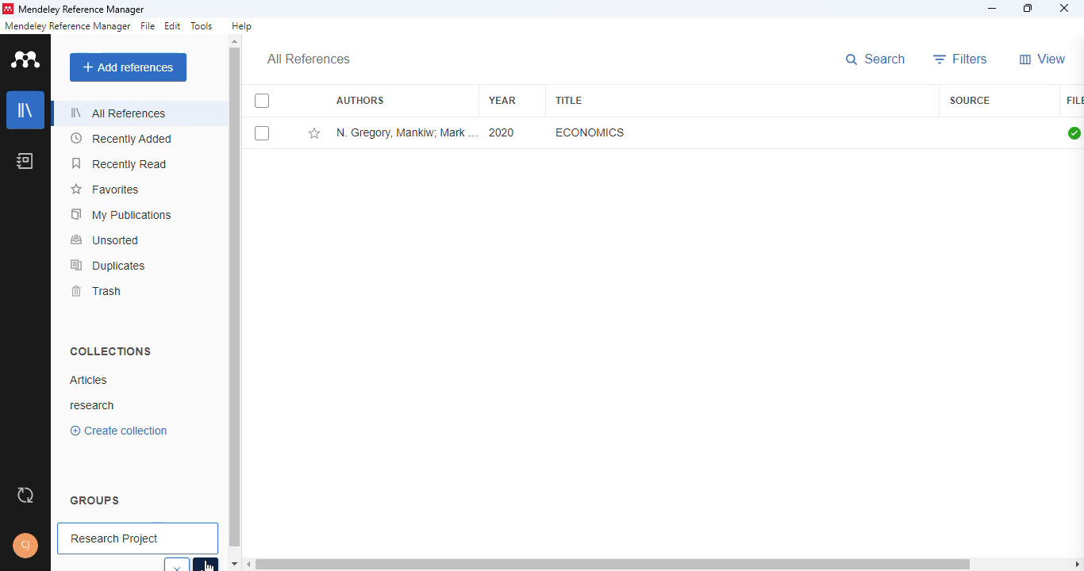  What do you see at coordinates (26, 496) in the screenshot?
I see `sync` at bounding box center [26, 496].